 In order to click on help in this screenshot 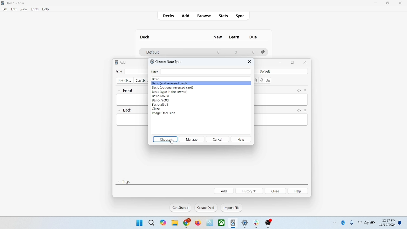, I will do `click(299, 191)`.